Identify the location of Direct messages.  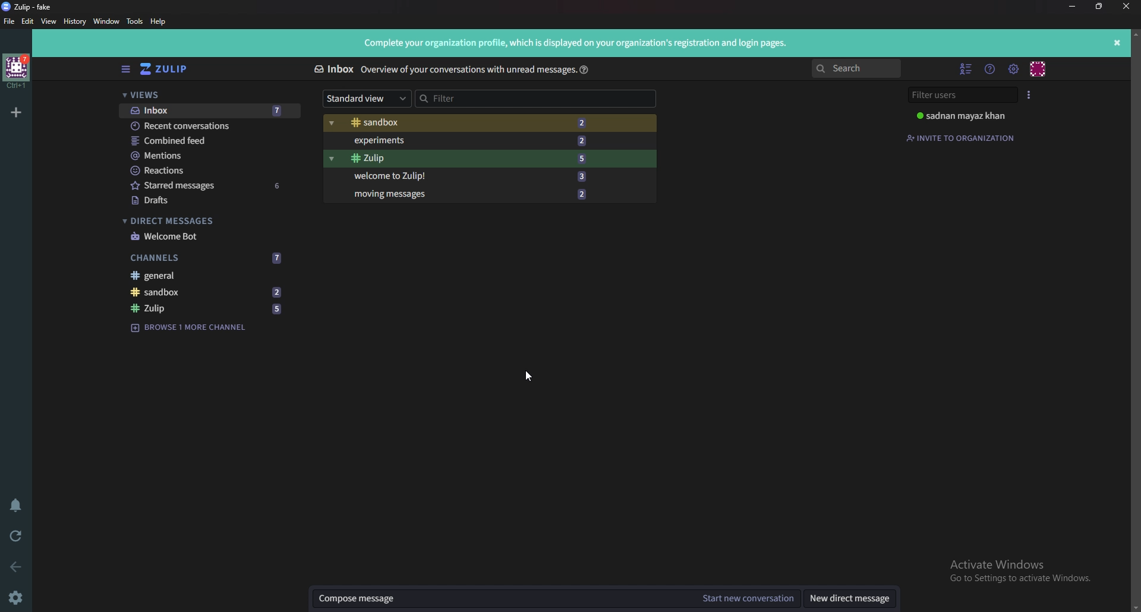
(203, 219).